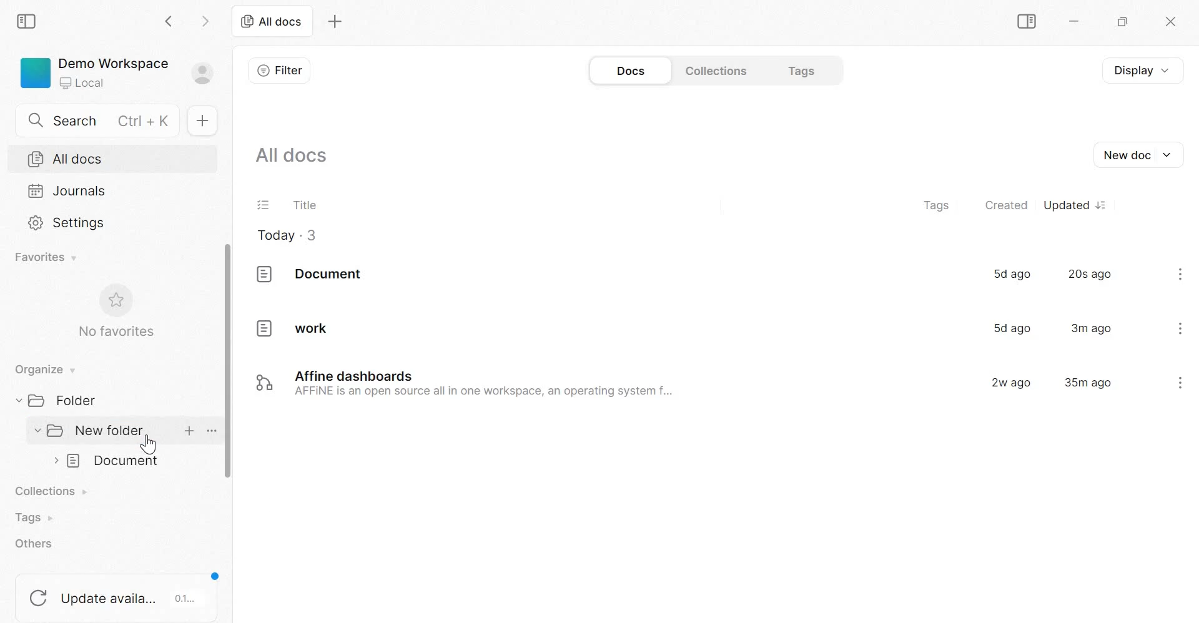 Image resolution: width=1199 pixels, height=623 pixels. I want to click on created, so click(1006, 205).